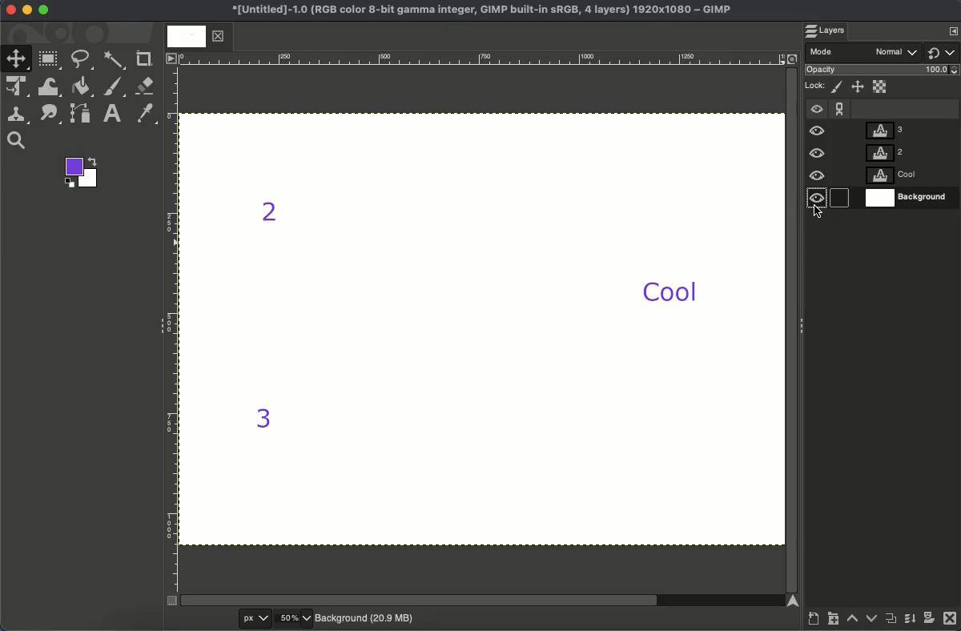 This screenshot has height=631, width=961. Describe the element at coordinates (85, 59) in the screenshot. I see `Free select` at that location.